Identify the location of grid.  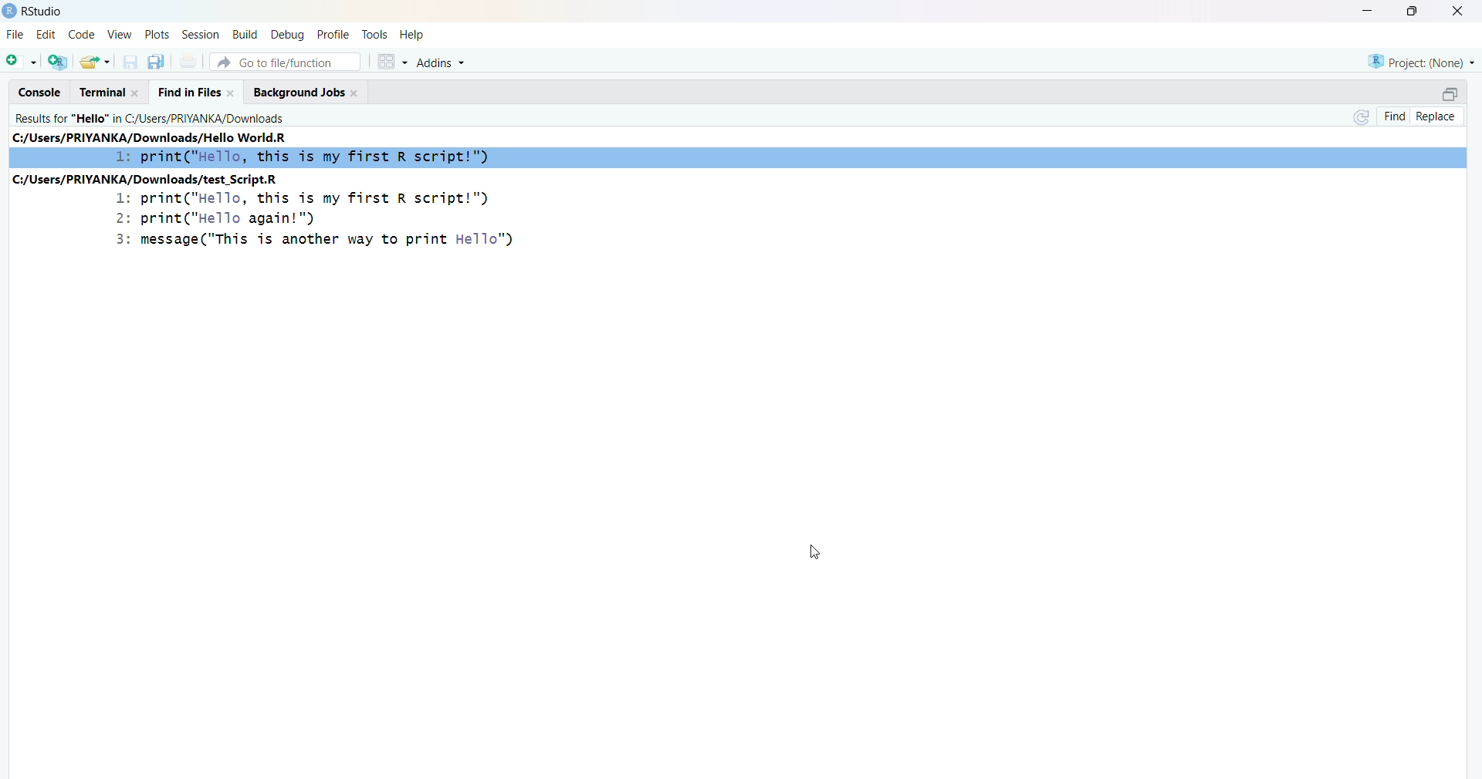
(393, 62).